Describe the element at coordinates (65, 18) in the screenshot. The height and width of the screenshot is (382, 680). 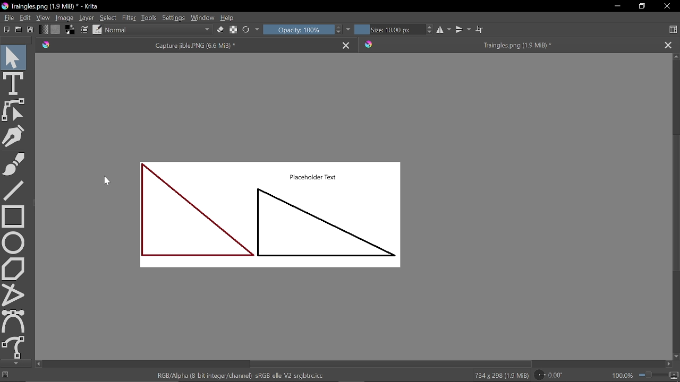
I see `Image` at that location.